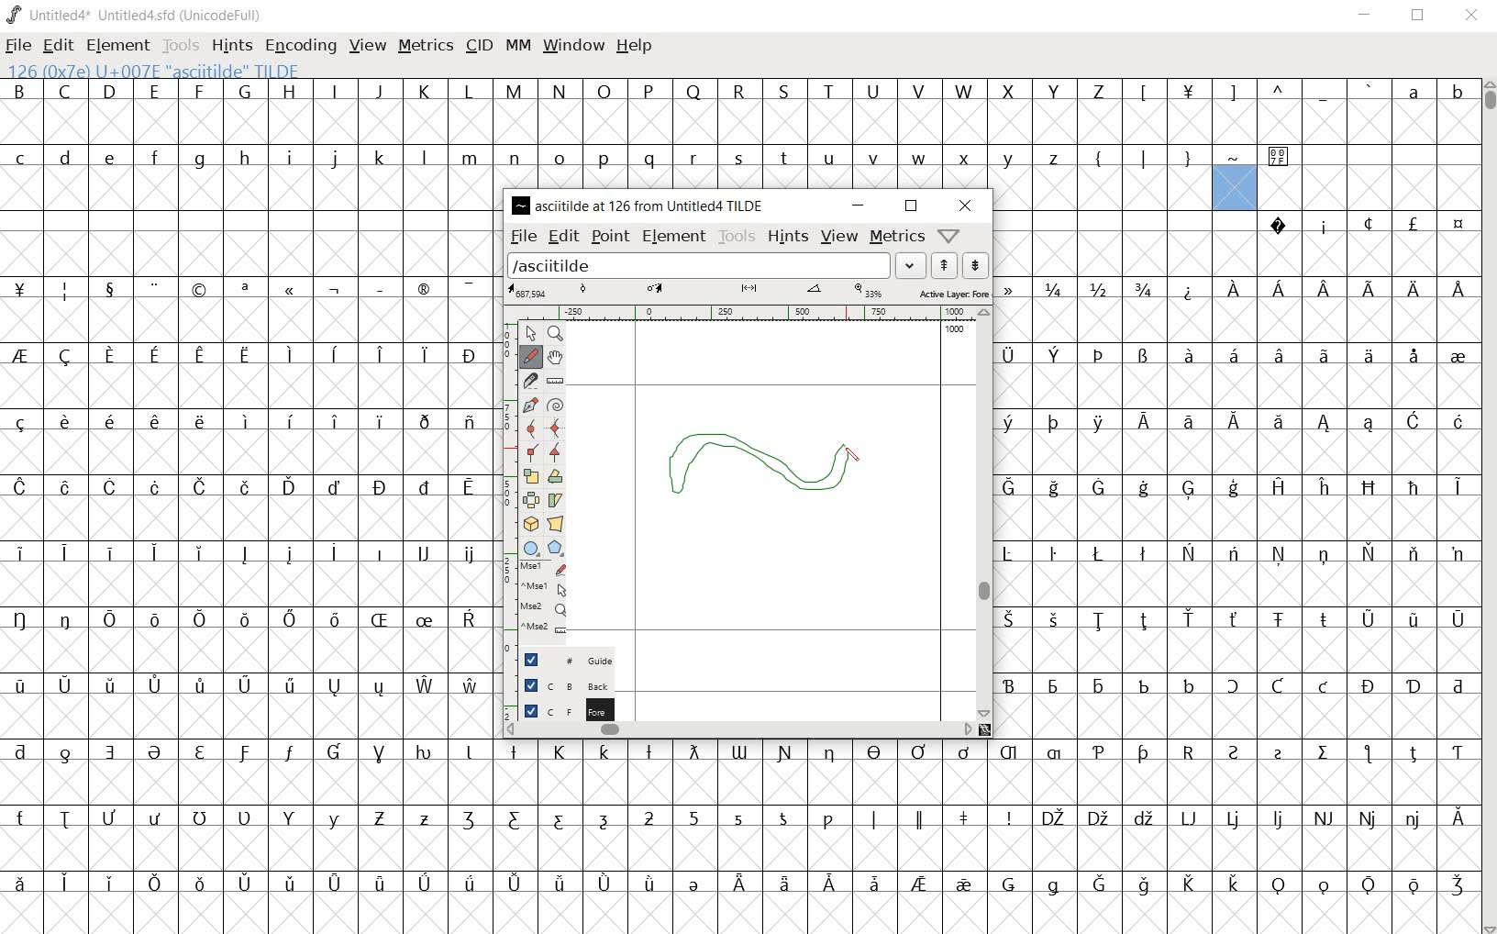 The width and height of the screenshot is (1497, 934). Describe the element at coordinates (634, 46) in the screenshot. I see `HELP` at that location.